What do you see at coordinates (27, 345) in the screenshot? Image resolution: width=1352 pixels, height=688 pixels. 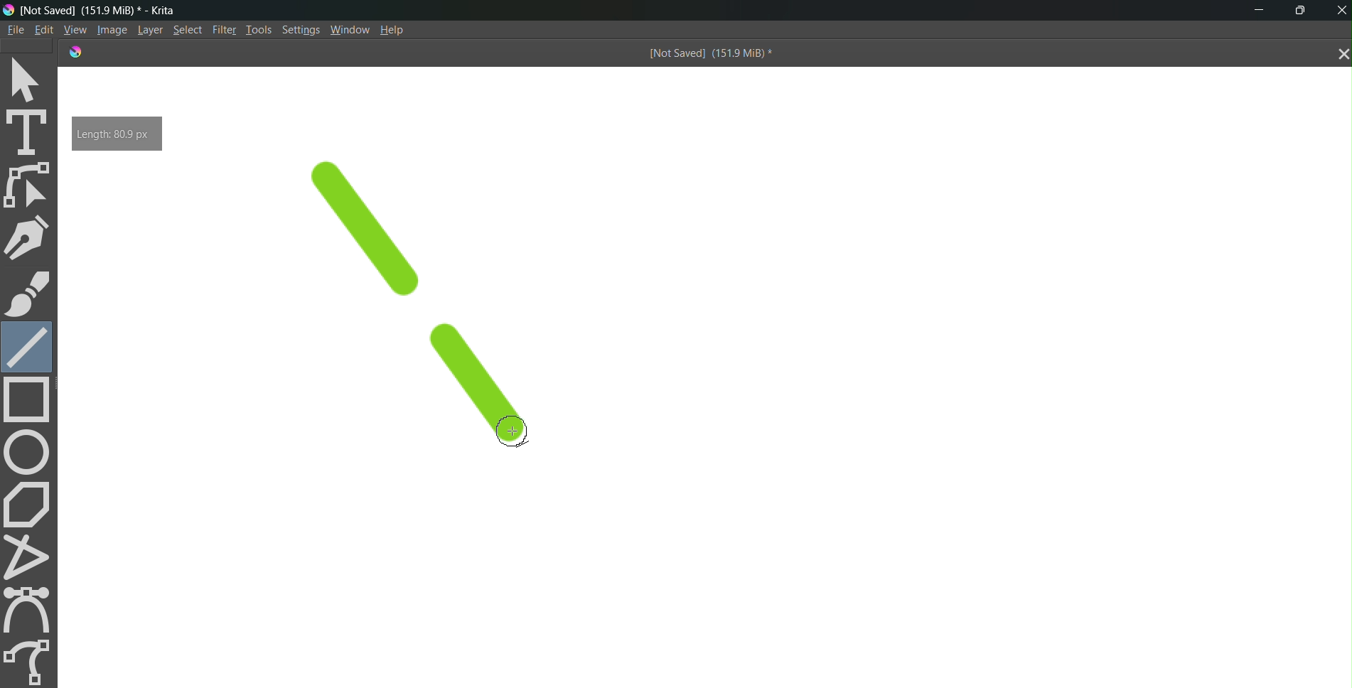 I see `line` at bounding box center [27, 345].